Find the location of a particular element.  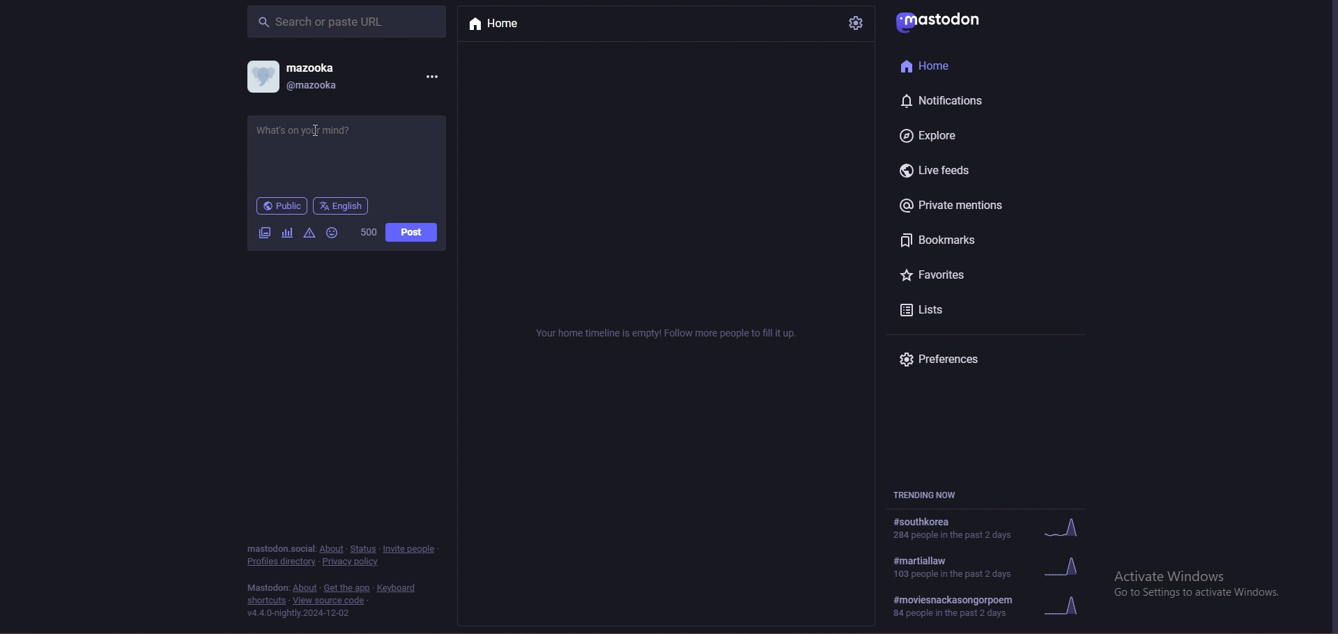

view source code is located at coordinates (330, 601).